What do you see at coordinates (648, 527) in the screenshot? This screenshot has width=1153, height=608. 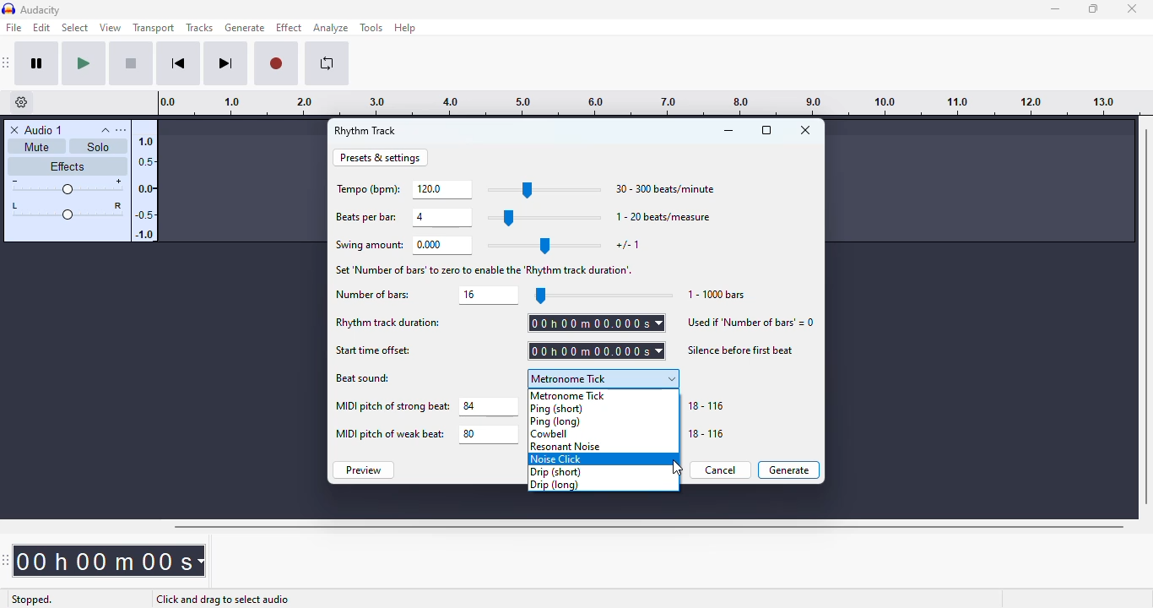 I see `horizontal scroll bar` at bounding box center [648, 527].